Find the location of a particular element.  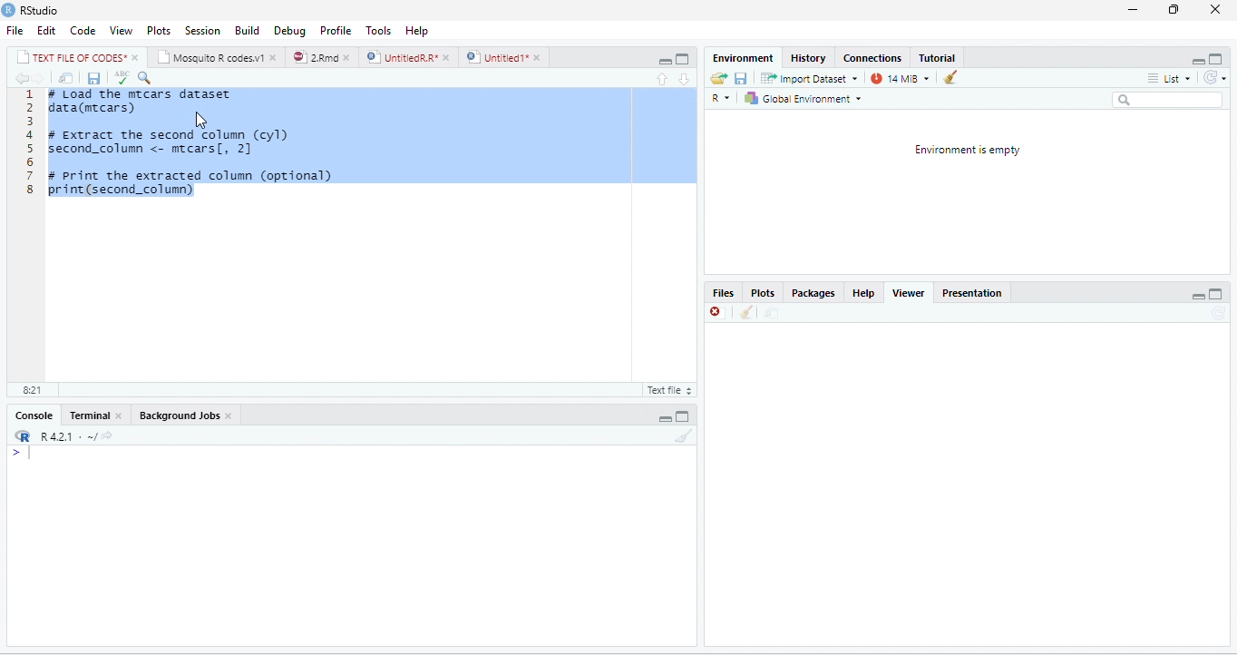

cursor is located at coordinates (200, 120).